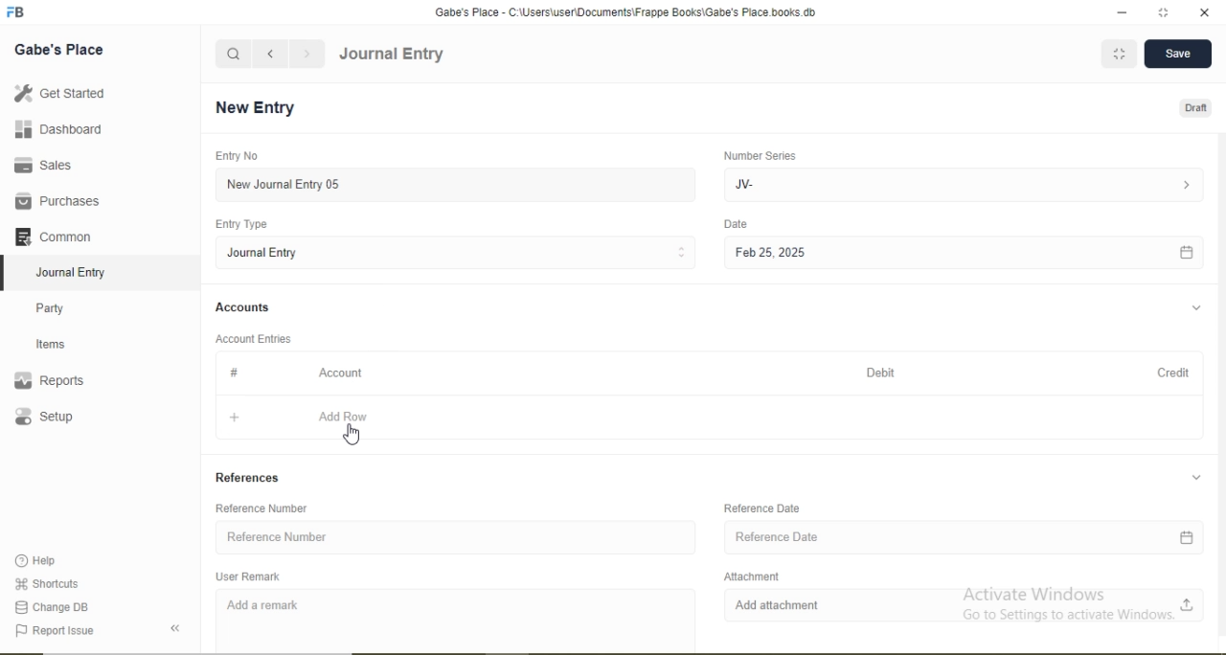 The image size is (1226, 655). What do you see at coordinates (234, 54) in the screenshot?
I see `search` at bounding box center [234, 54].